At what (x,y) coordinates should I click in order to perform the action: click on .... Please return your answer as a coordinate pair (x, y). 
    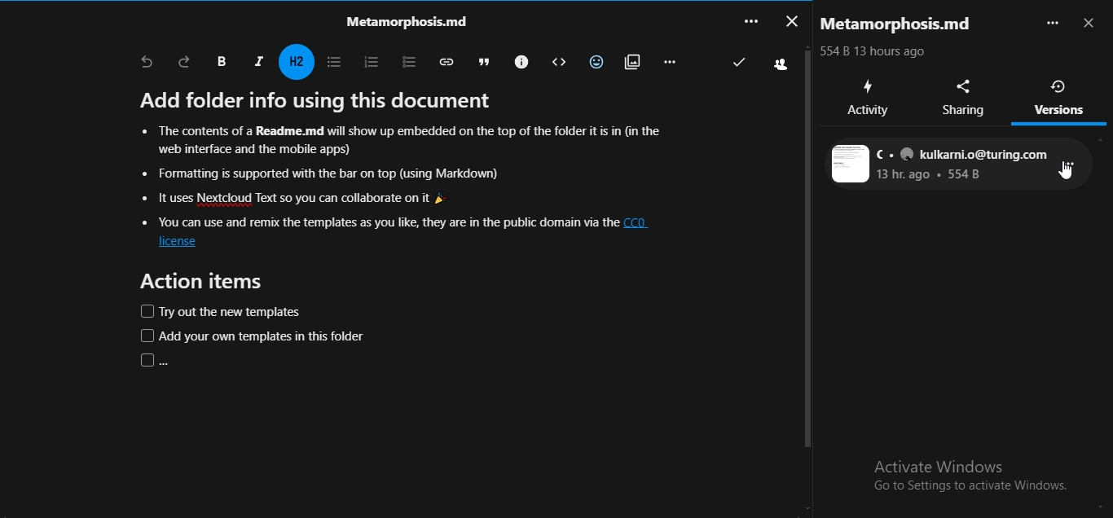
    Looking at the image, I should click on (750, 20).